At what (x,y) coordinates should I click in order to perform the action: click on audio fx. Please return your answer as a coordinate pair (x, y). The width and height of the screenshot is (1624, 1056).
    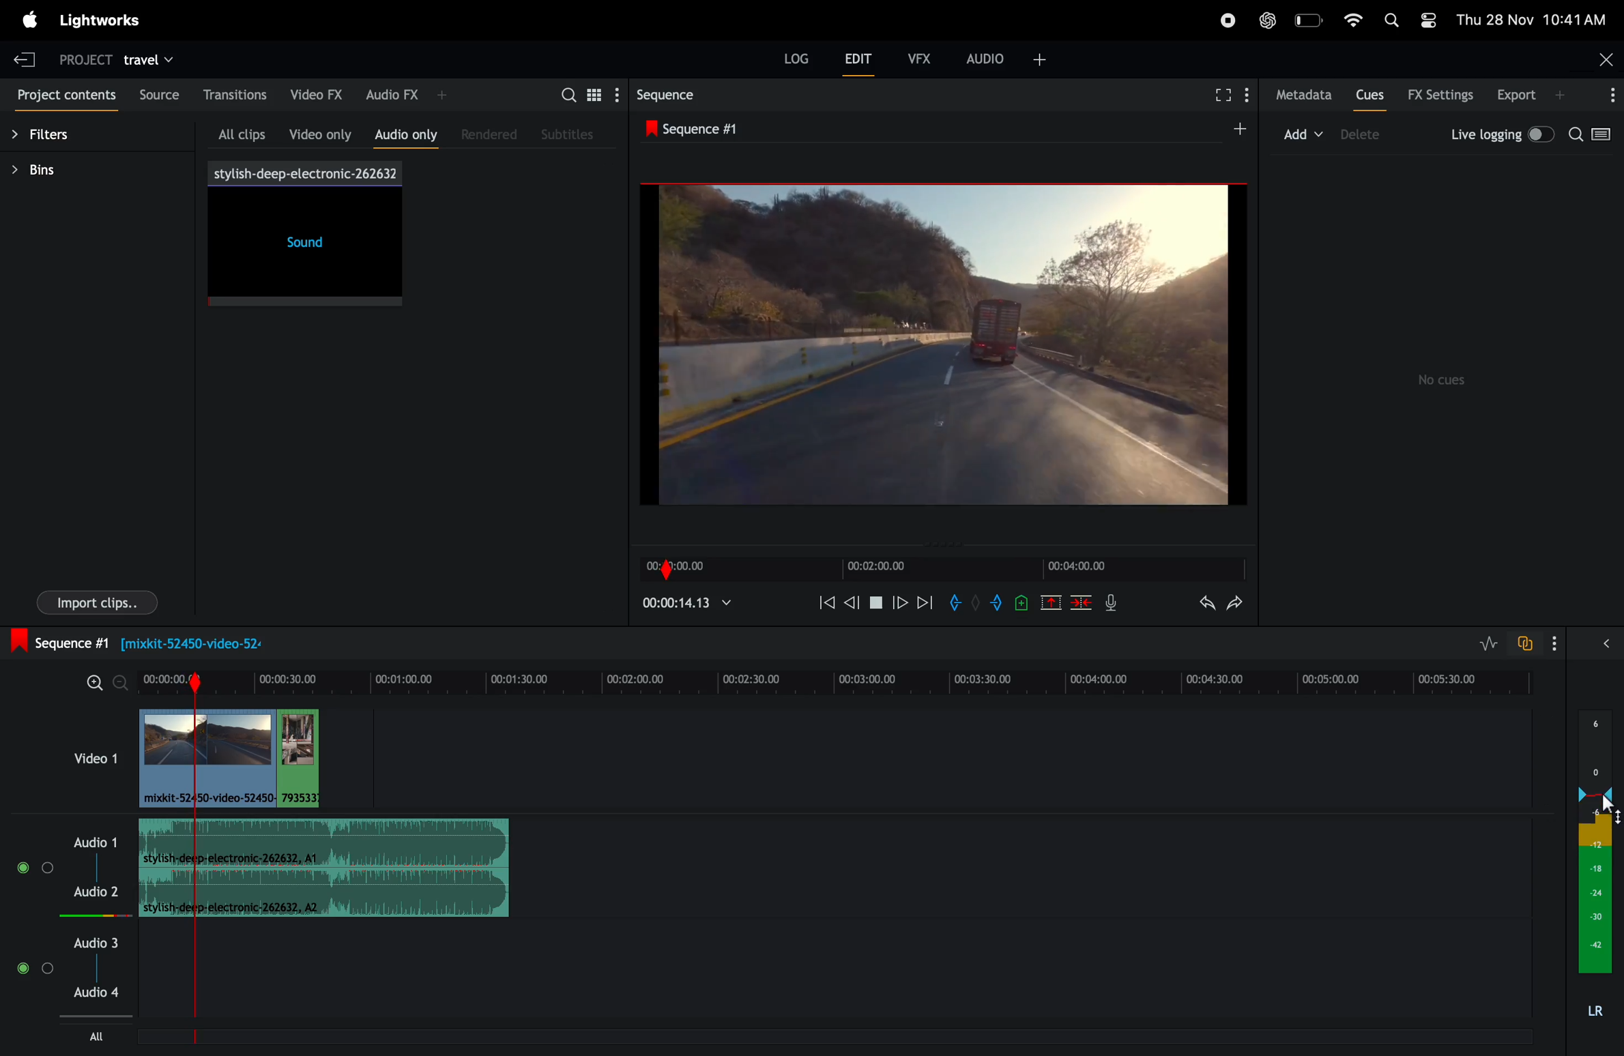
    Looking at the image, I should click on (405, 95).